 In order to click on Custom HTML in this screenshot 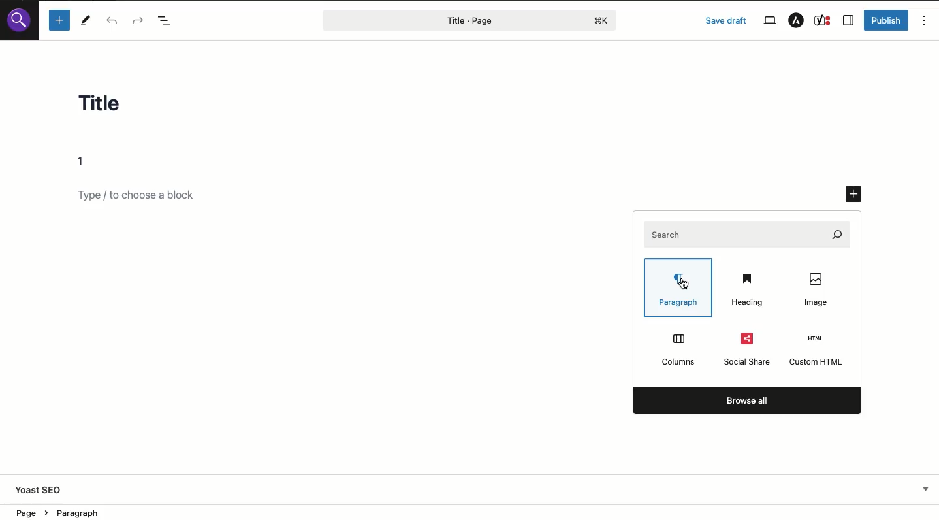, I will do `click(818, 350)`.